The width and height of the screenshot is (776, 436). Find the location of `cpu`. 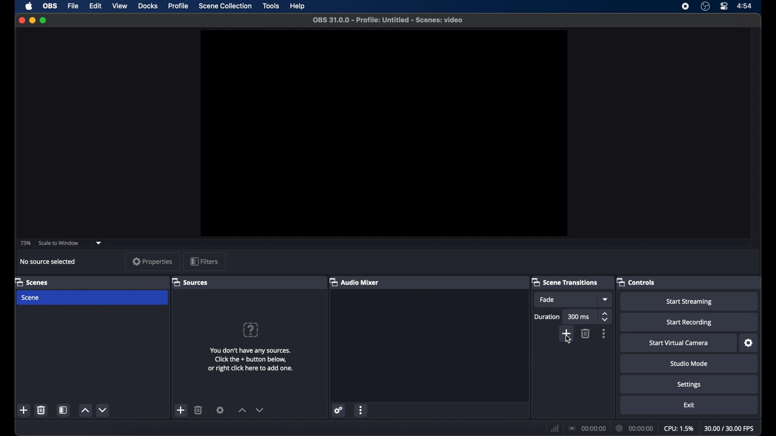

cpu is located at coordinates (679, 429).